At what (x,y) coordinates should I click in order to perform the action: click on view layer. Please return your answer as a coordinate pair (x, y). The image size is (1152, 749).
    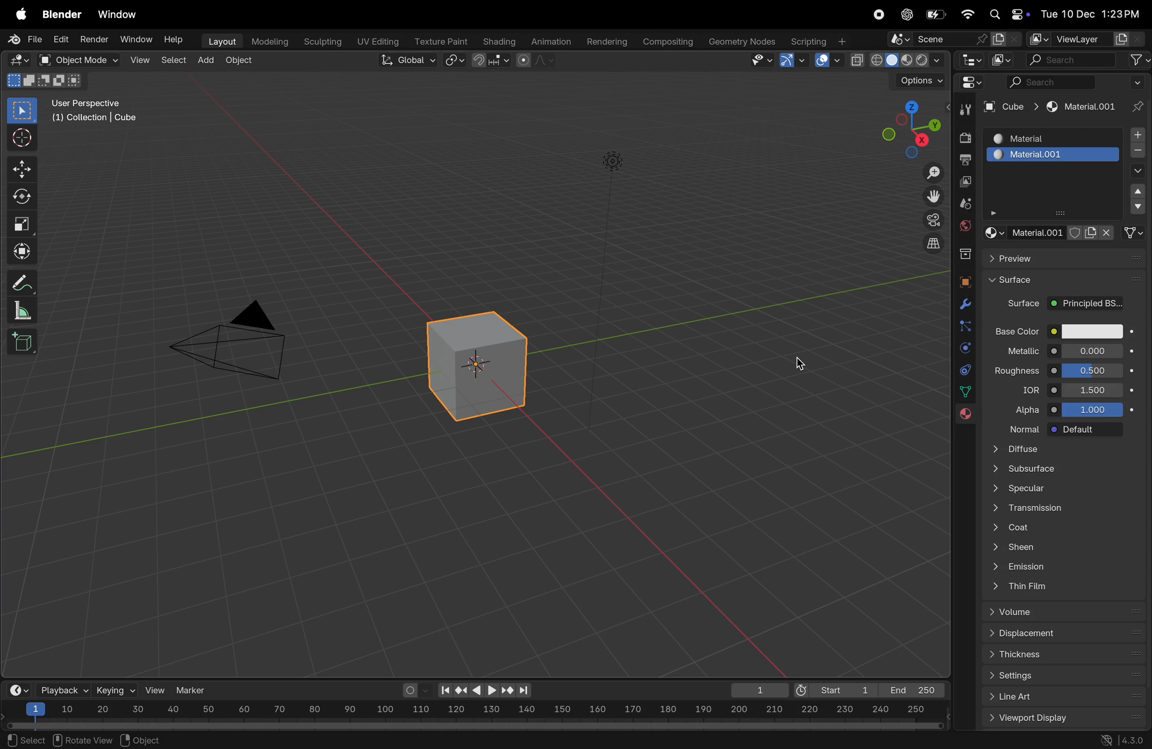
    Looking at the image, I should click on (1078, 37).